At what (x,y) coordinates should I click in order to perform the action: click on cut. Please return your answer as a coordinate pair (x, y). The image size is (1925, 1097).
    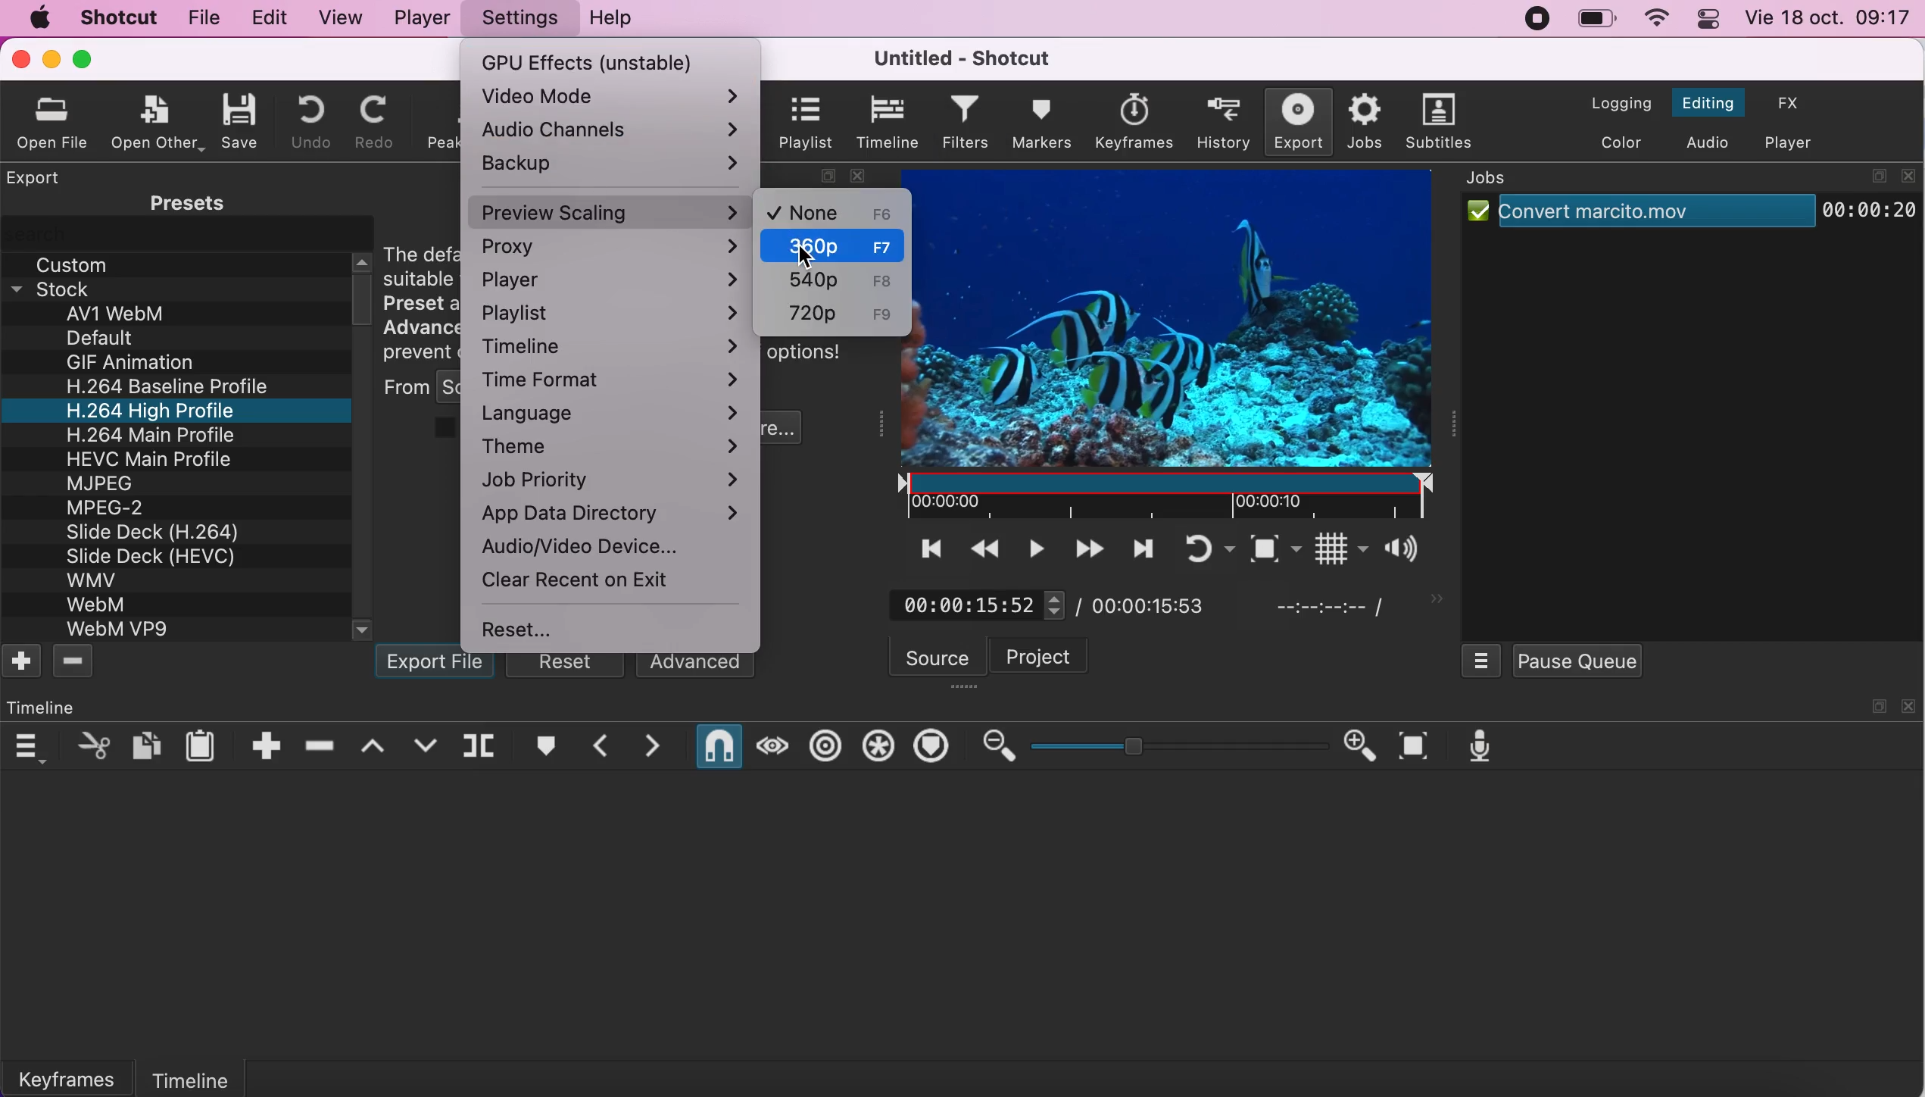
    Looking at the image, I should click on (90, 745).